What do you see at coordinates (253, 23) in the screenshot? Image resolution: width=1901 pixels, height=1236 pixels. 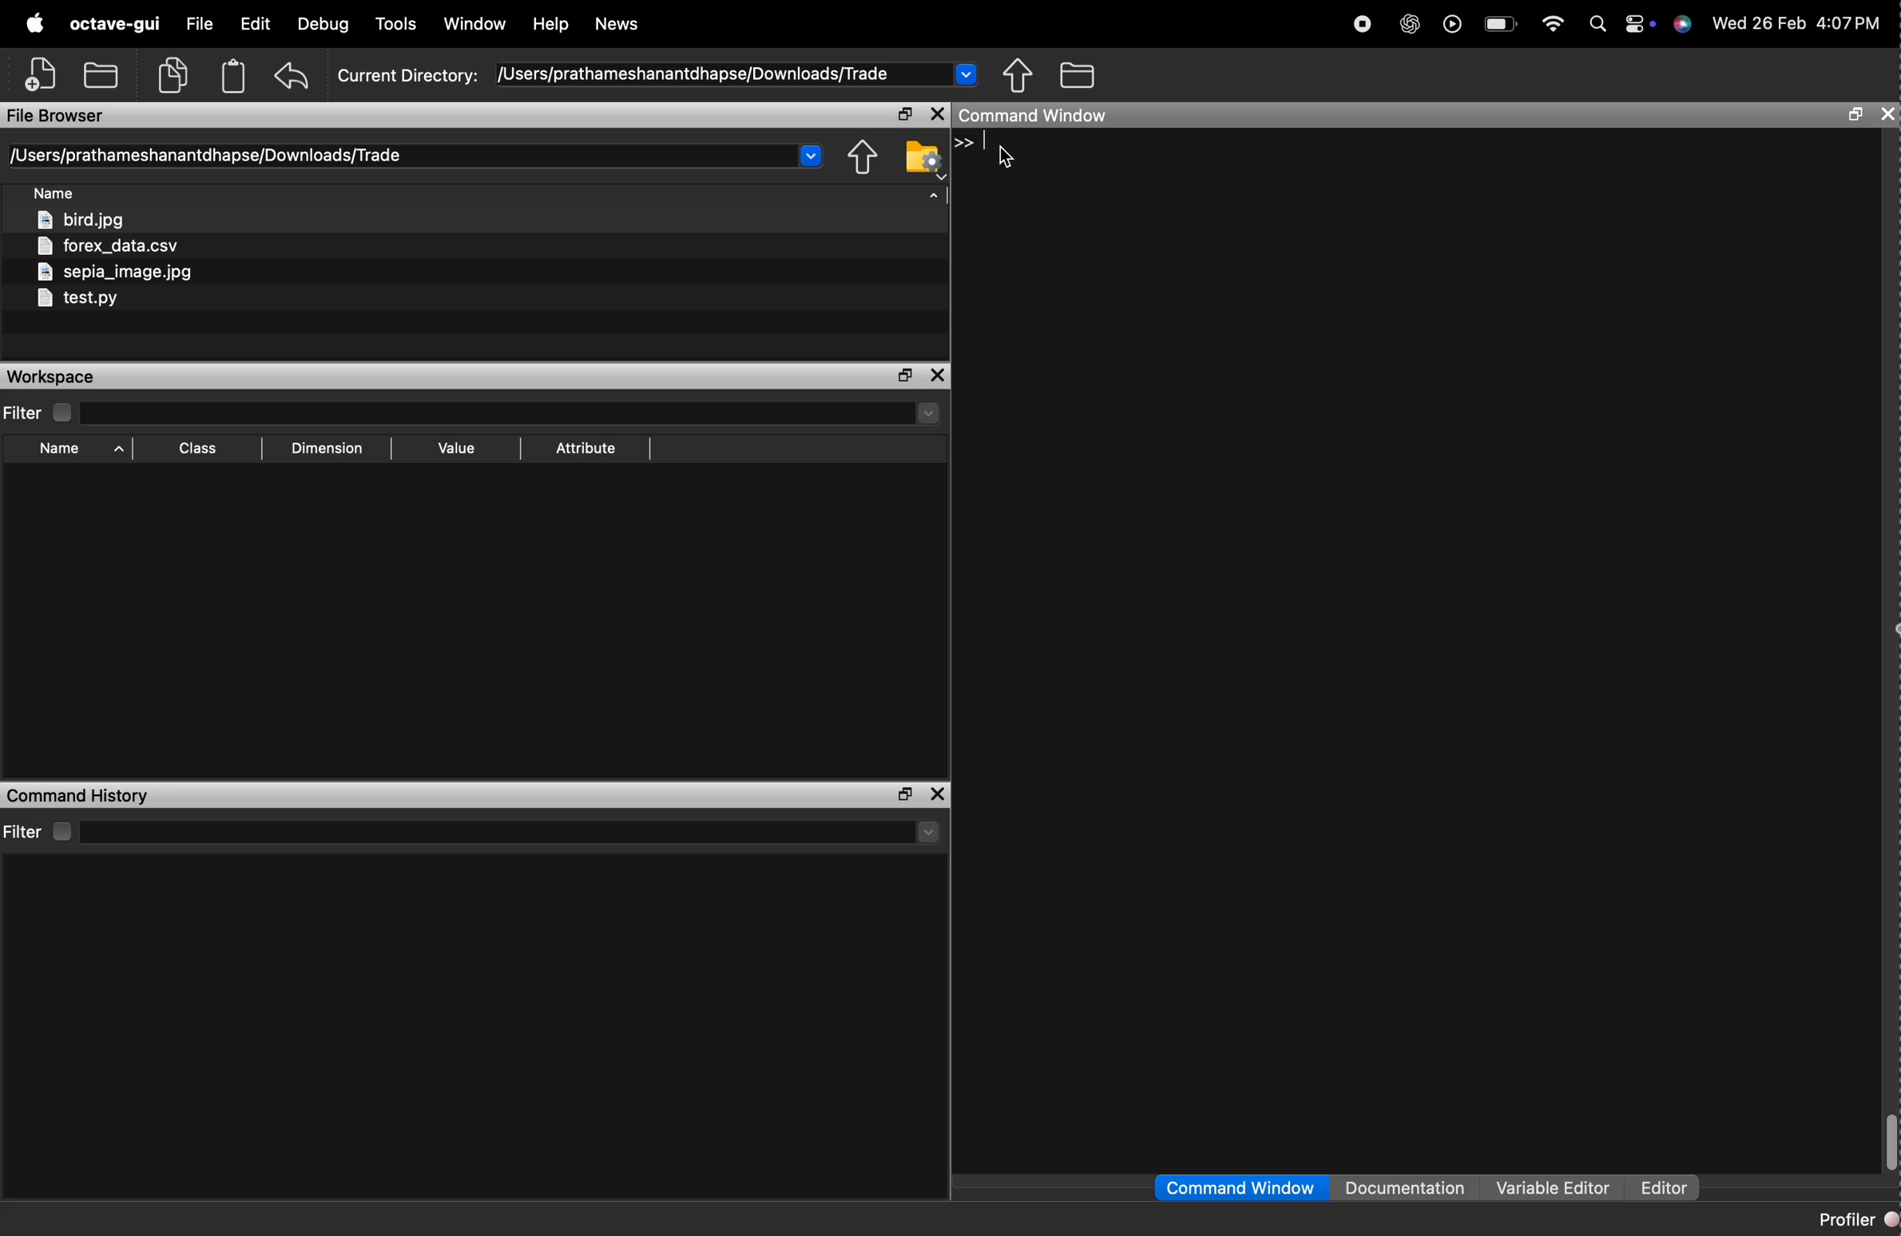 I see `Edit` at bounding box center [253, 23].